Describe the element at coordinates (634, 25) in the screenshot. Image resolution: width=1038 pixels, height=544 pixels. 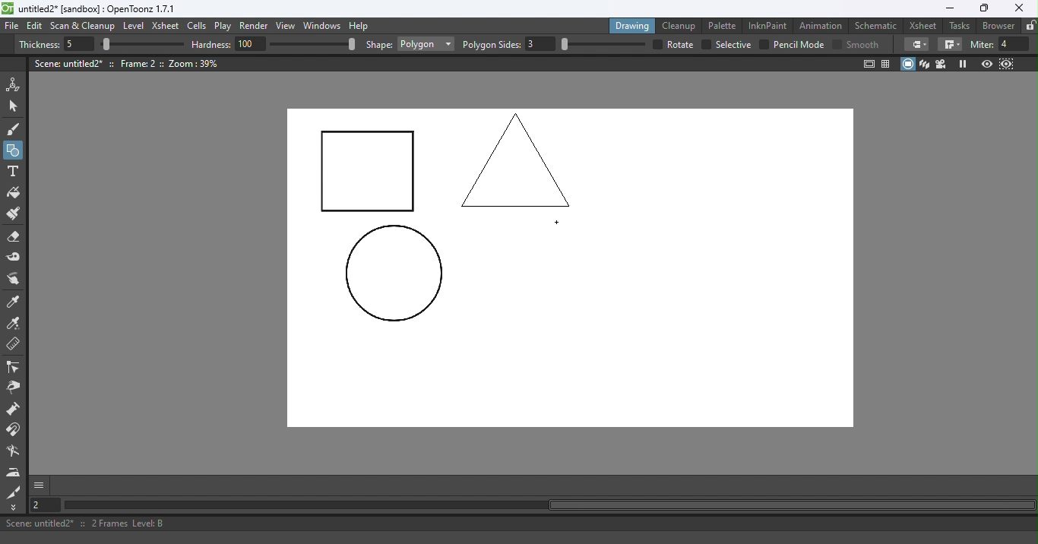
I see `Drawing` at that location.